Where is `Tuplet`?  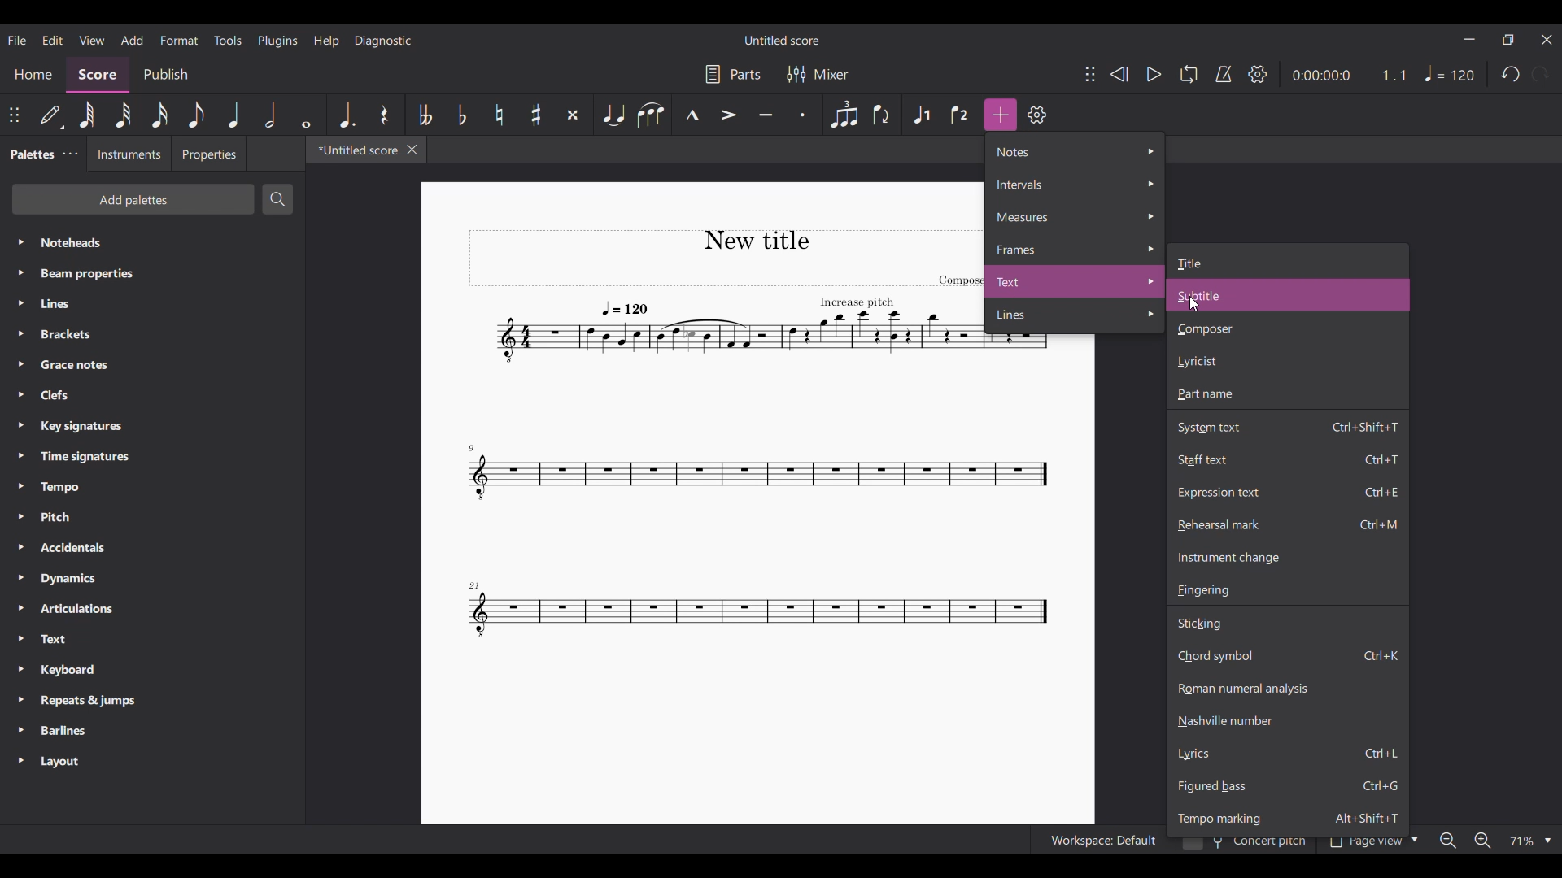
Tuplet is located at coordinates (844, 115).